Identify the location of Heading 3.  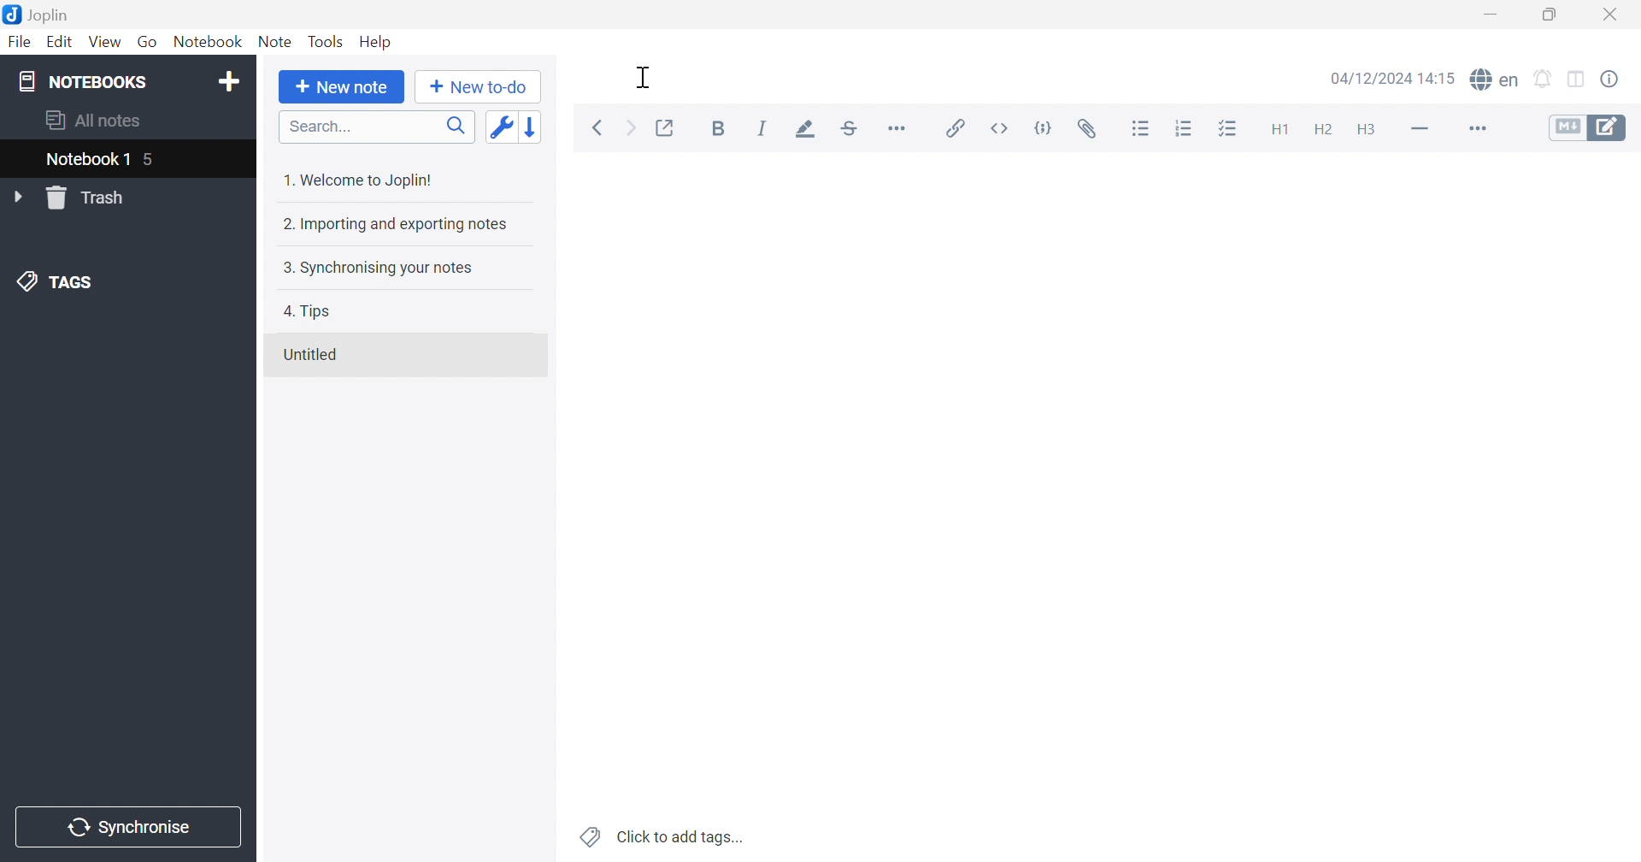
(1365, 131).